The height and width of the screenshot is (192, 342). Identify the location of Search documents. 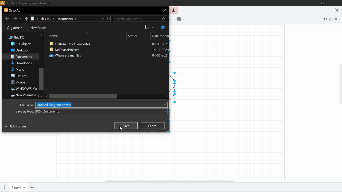
(140, 18).